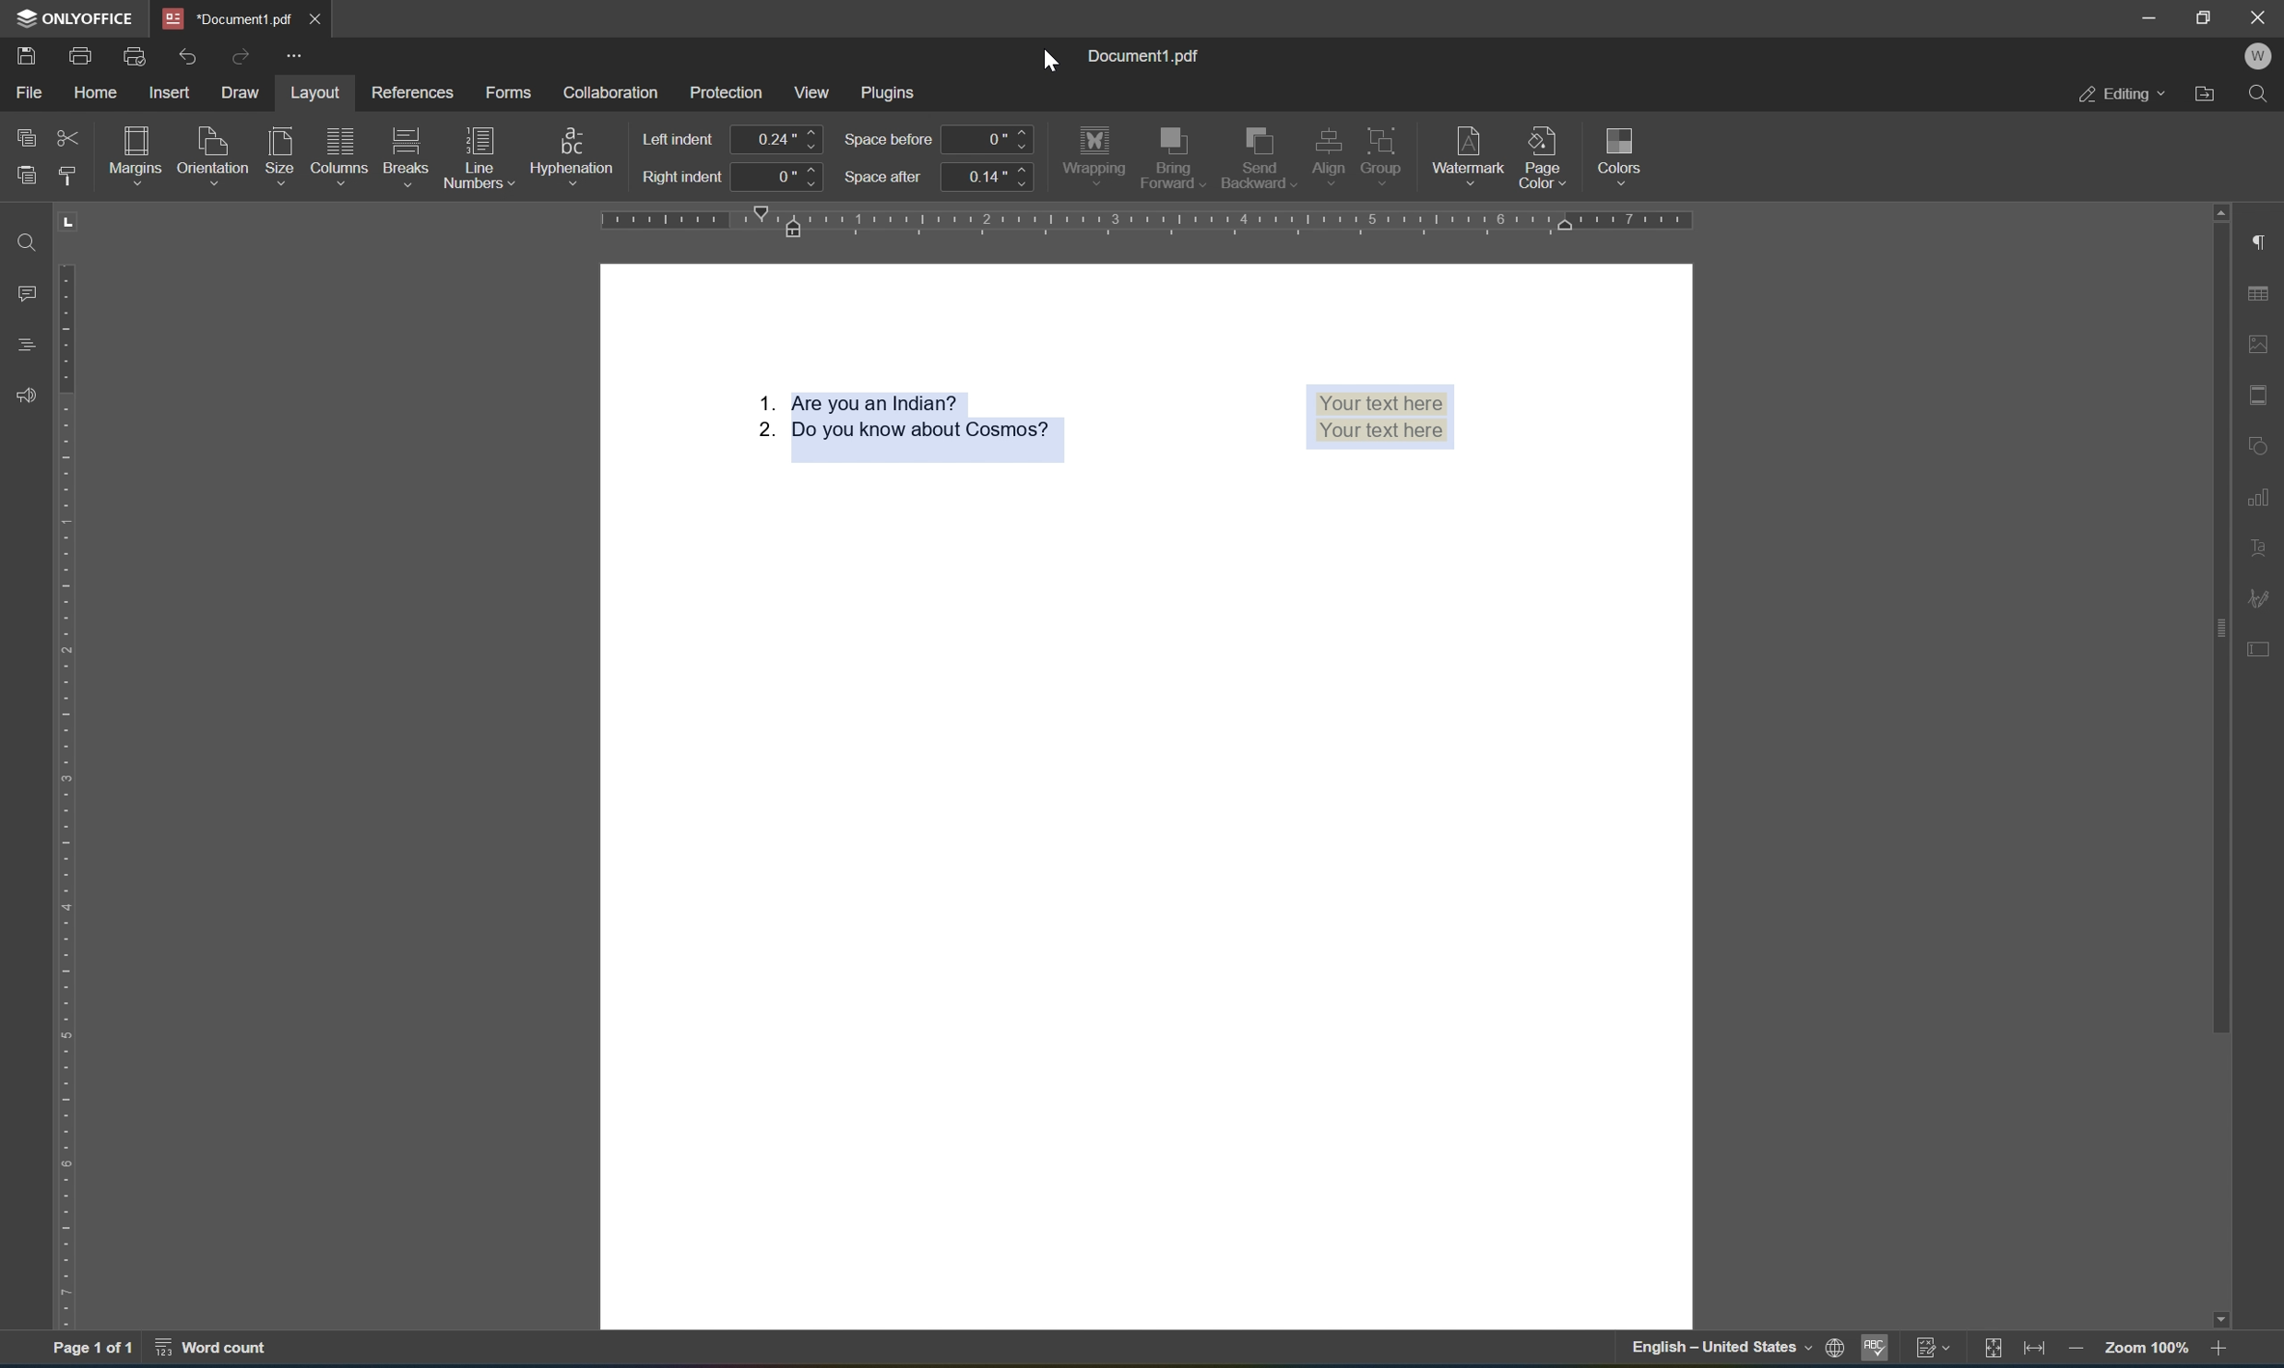  What do you see at coordinates (893, 89) in the screenshot?
I see `plugins` at bounding box center [893, 89].